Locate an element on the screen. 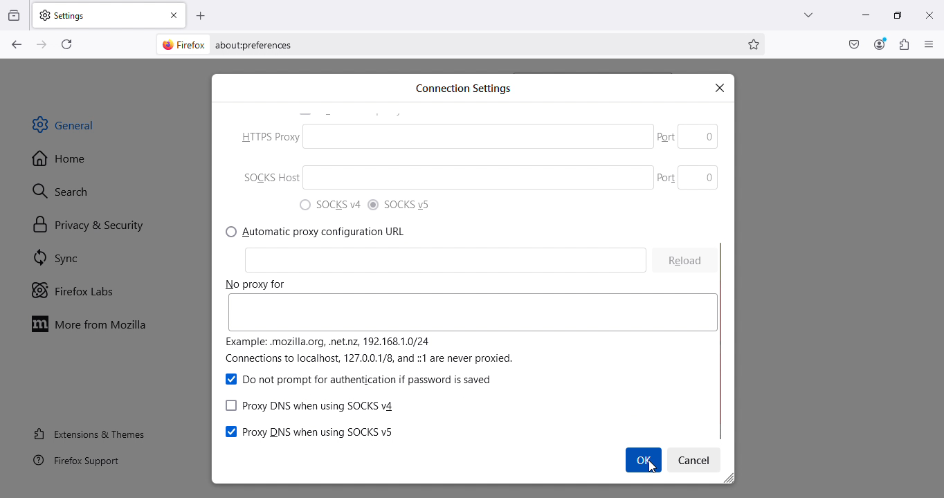 Image resolution: width=944 pixels, height=498 pixels. Extensions and themes is located at coordinates (89, 436).